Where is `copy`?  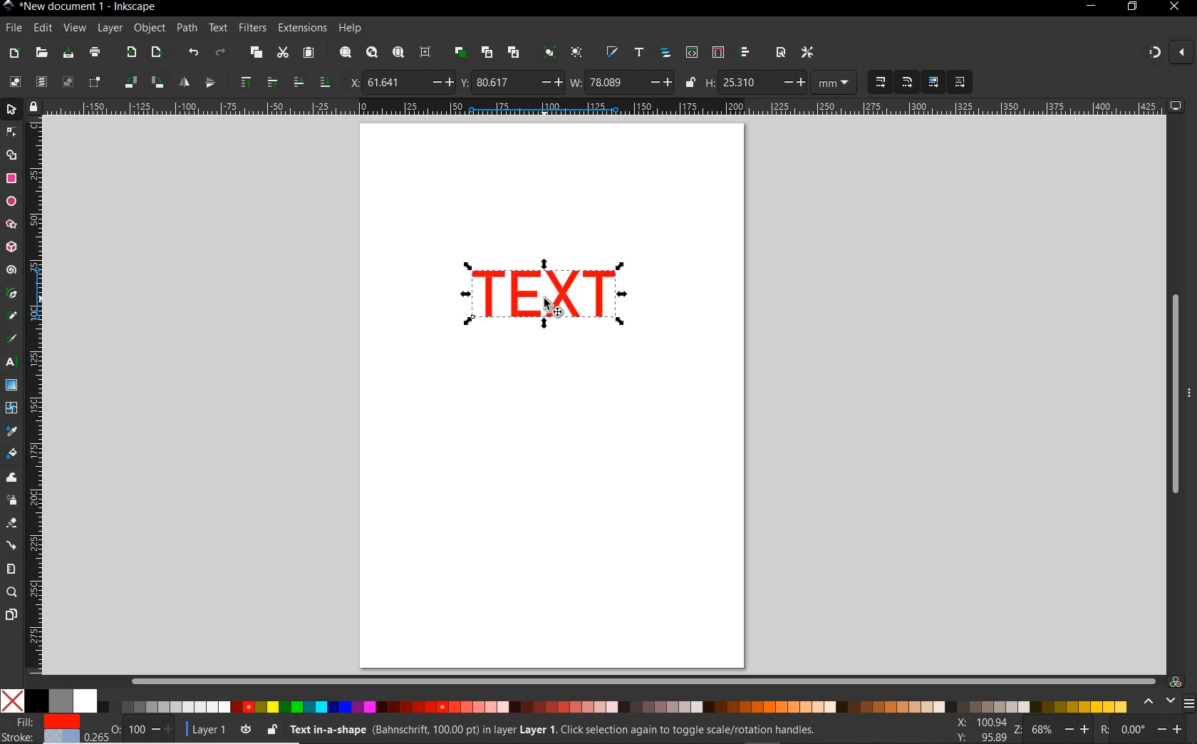
copy is located at coordinates (254, 53).